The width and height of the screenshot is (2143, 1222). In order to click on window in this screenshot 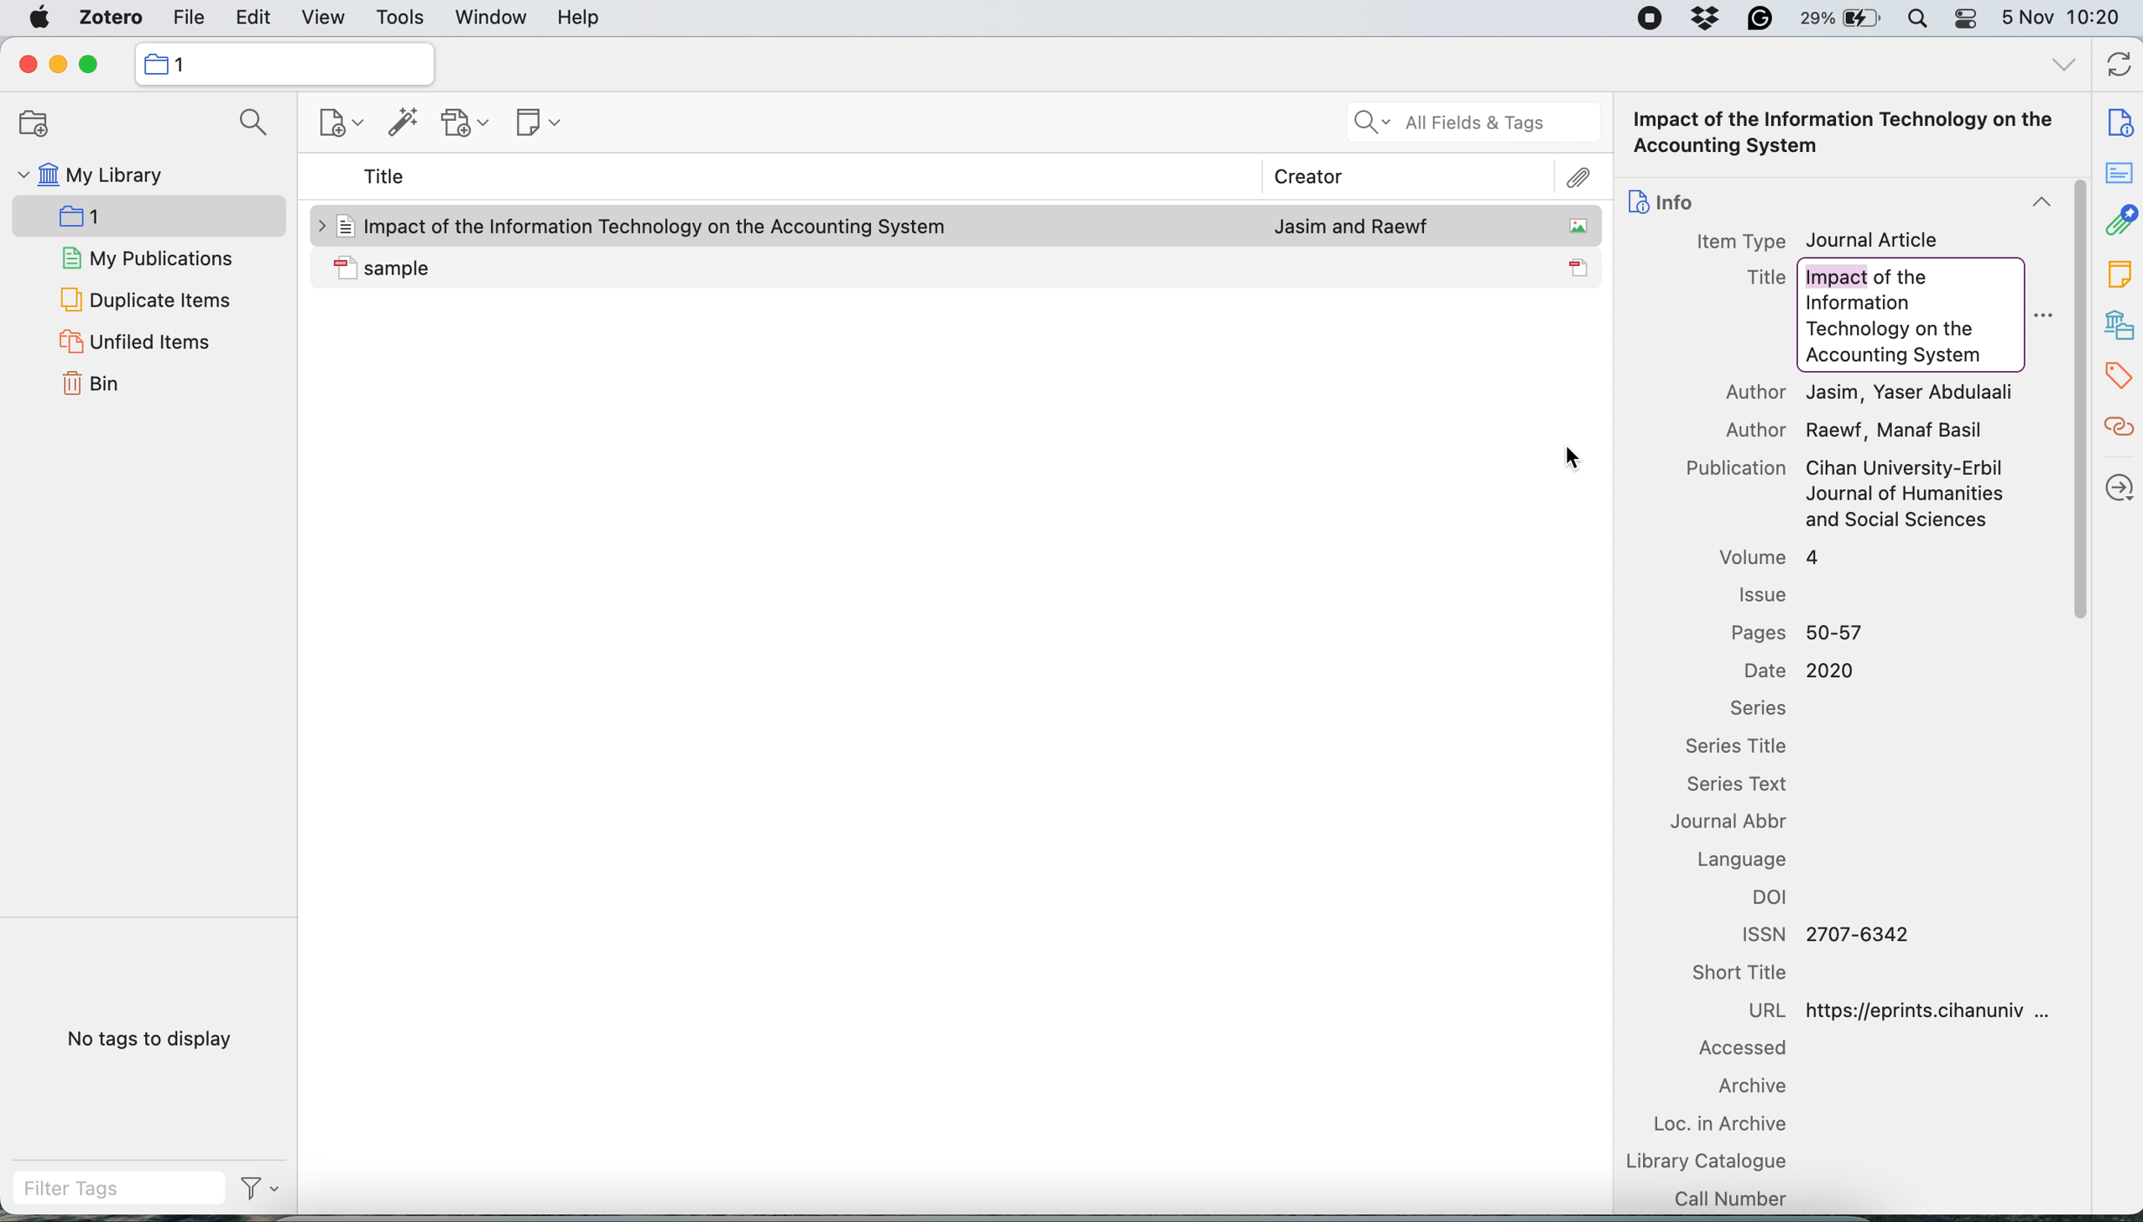, I will do `click(492, 18)`.